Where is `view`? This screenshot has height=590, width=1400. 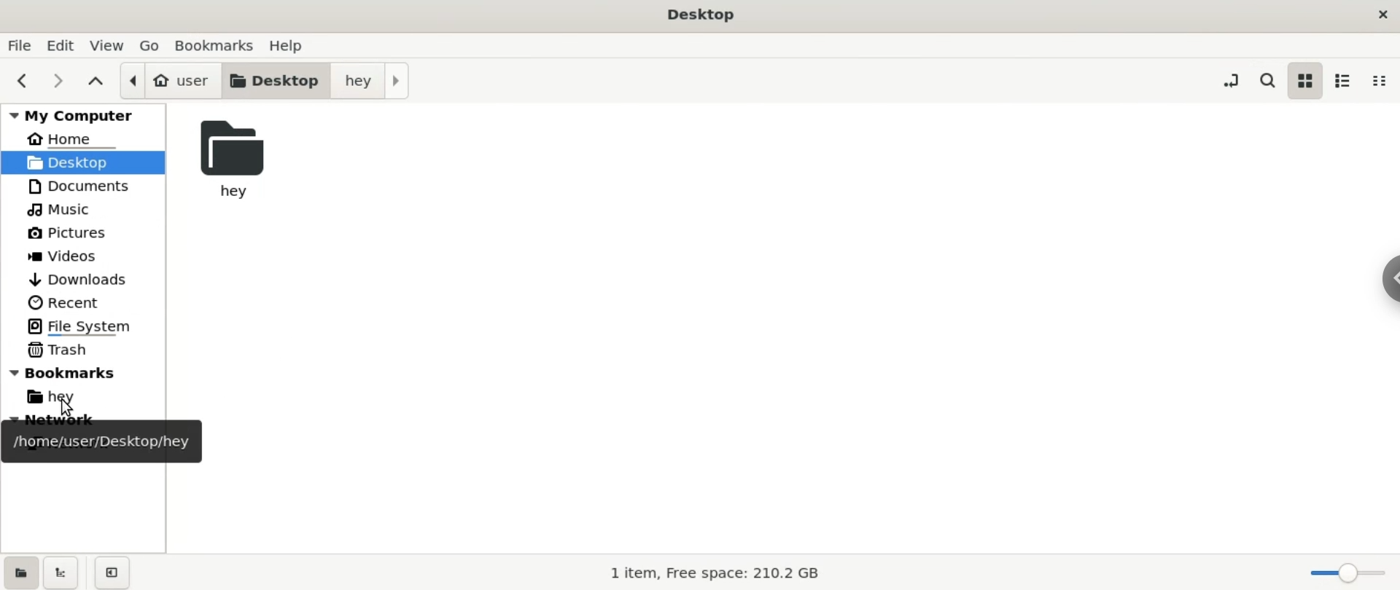
view is located at coordinates (109, 44).